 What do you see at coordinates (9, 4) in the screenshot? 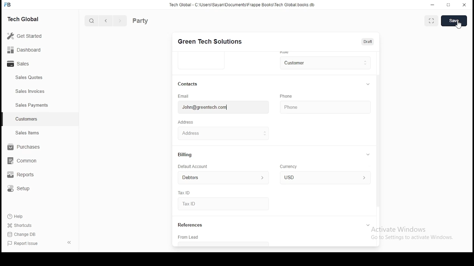
I see `icon` at bounding box center [9, 4].